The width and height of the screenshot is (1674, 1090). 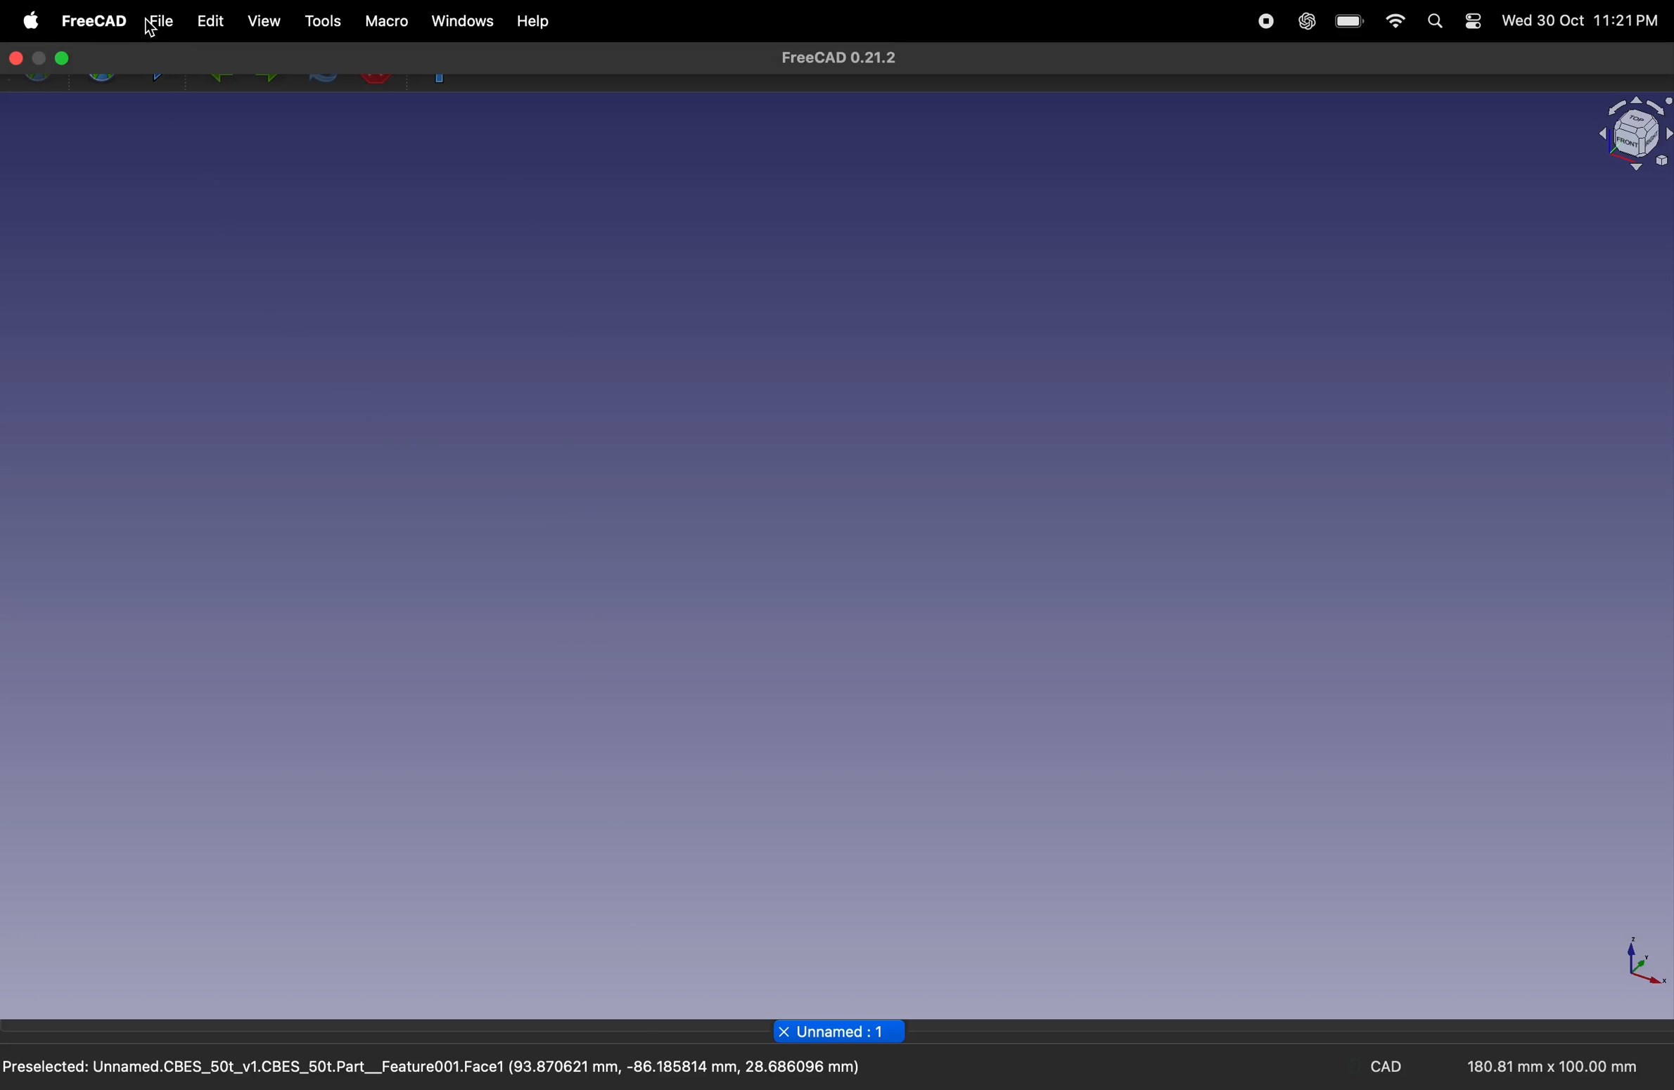 I want to click on search, so click(x=1433, y=22).